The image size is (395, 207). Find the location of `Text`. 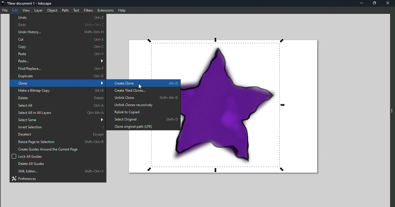

Text is located at coordinates (77, 10).